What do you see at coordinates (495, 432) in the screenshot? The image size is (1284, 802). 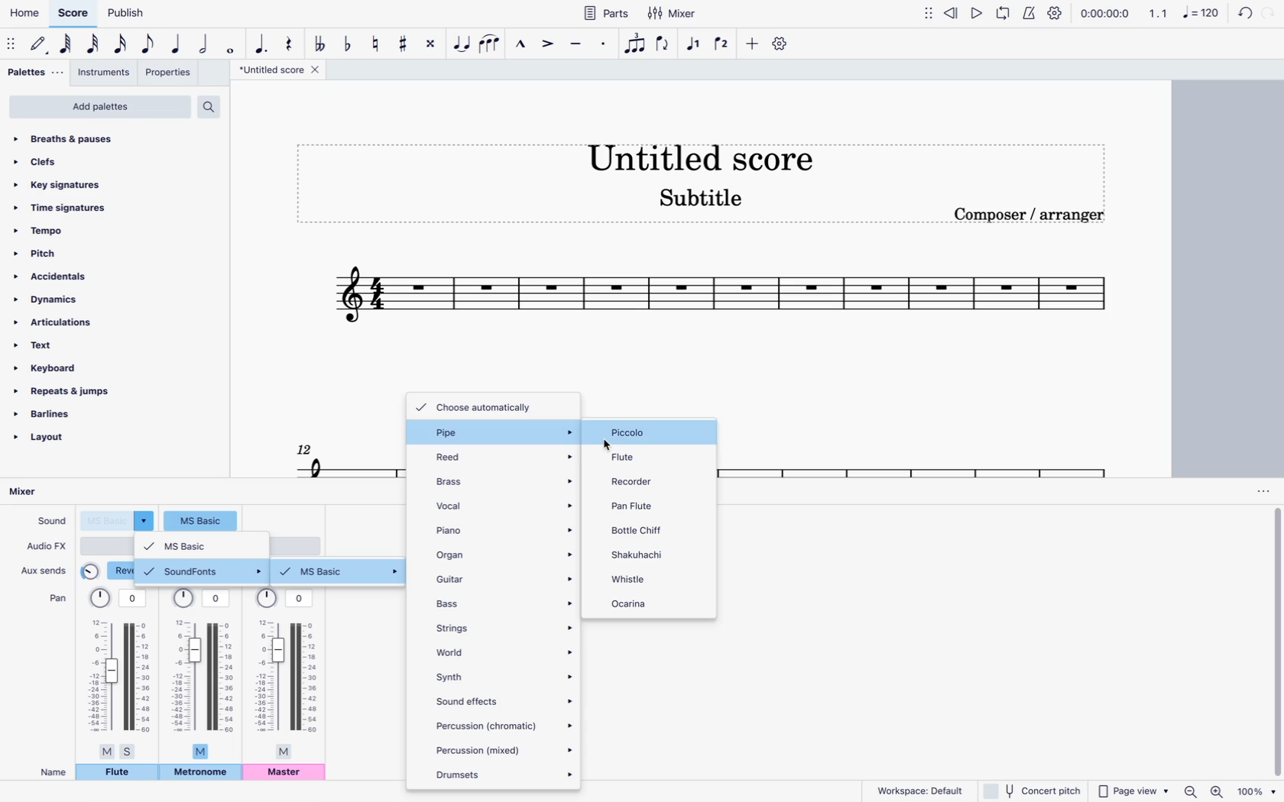 I see `pipe` at bounding box center [495, 432].